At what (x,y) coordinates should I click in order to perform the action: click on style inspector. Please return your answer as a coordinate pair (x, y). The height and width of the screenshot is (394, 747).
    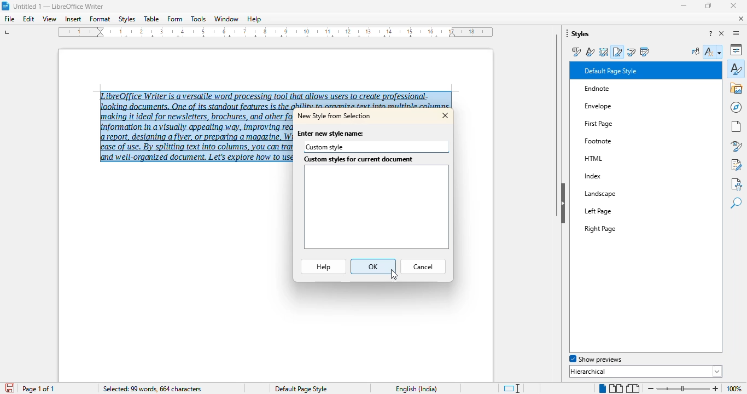
    Looking at the image, I should click on (734, 147).